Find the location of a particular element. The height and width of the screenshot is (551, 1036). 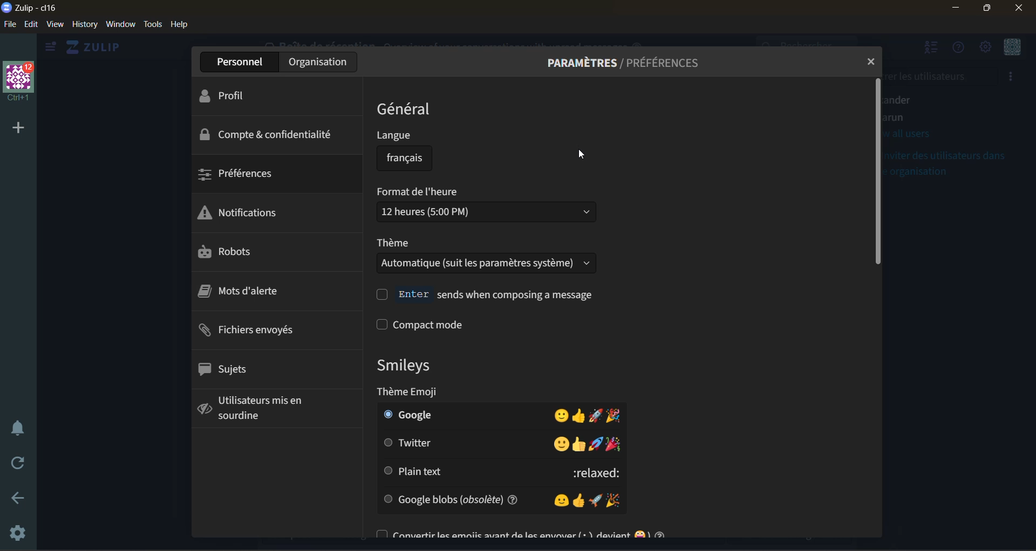

language is located at coordinates (405, 138).